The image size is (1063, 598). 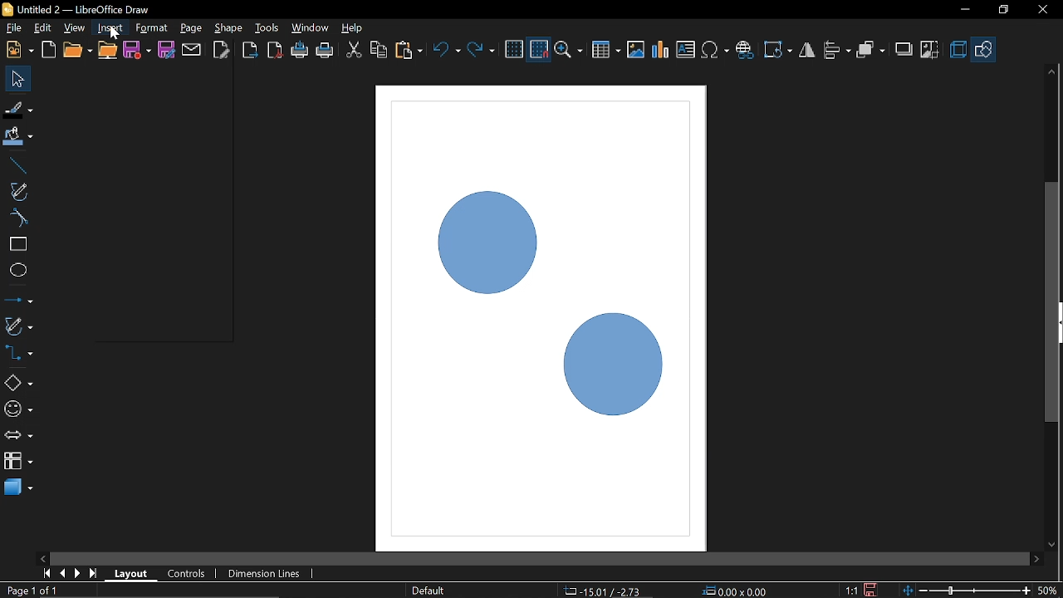 I want to click on Current zoom, so click(x=1048, y=590).